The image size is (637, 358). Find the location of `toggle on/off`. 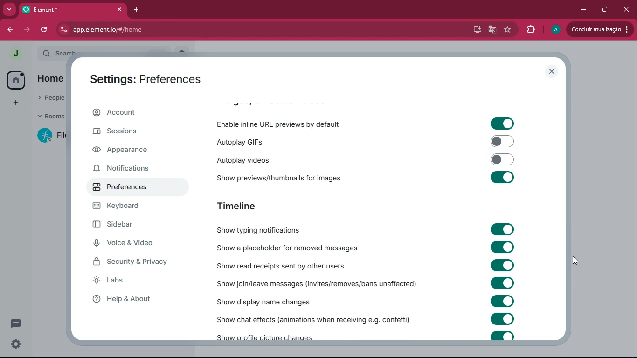

toggle on/off is located at coordinates (503, 177).